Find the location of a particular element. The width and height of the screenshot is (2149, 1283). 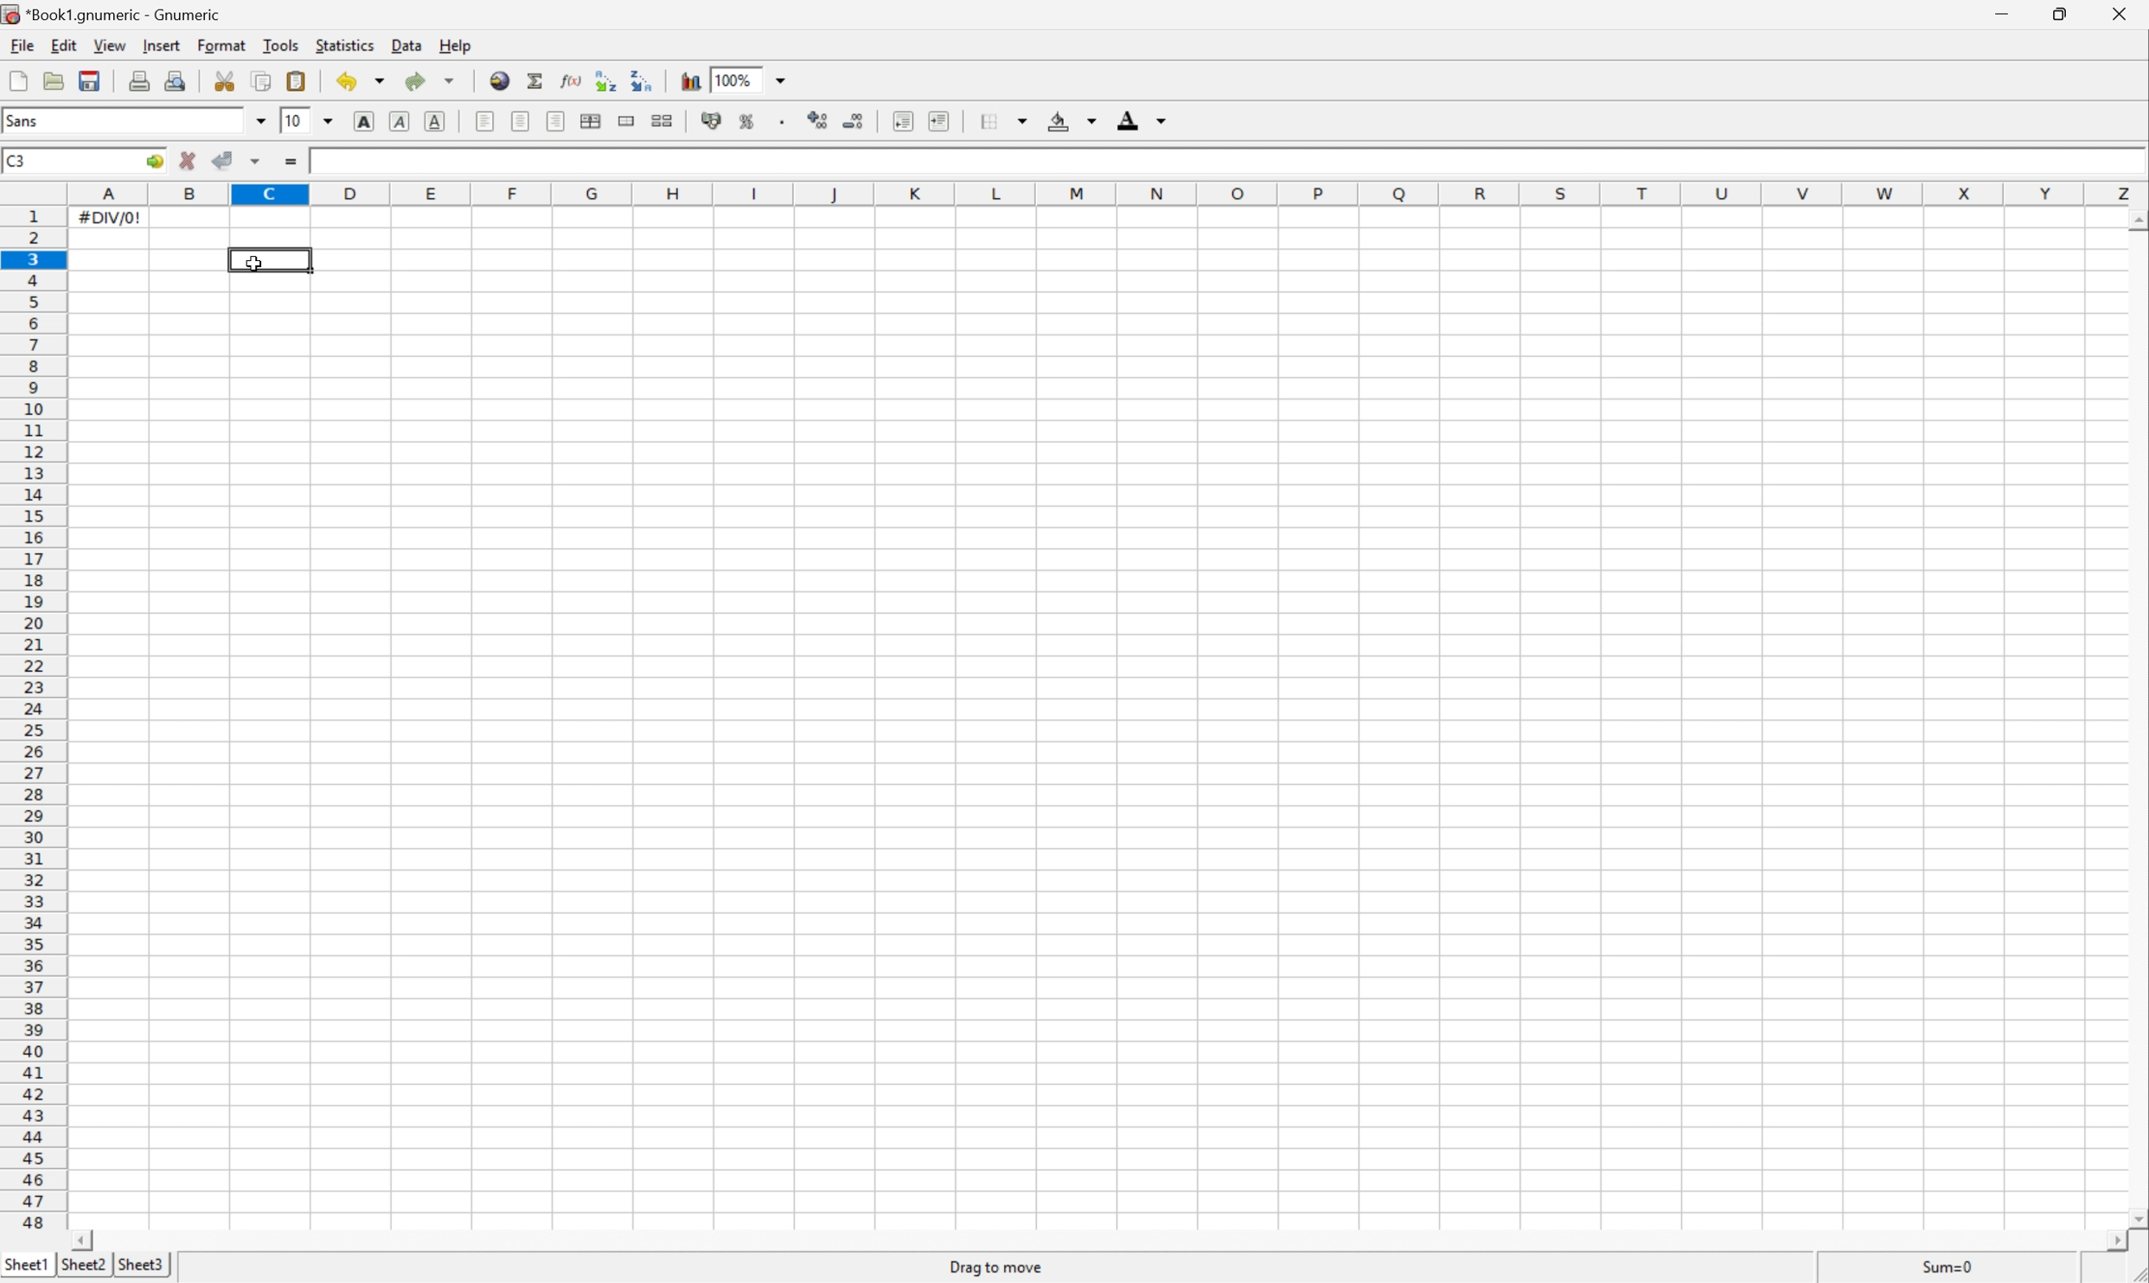

Print preview is located at coordinates (179, 80).